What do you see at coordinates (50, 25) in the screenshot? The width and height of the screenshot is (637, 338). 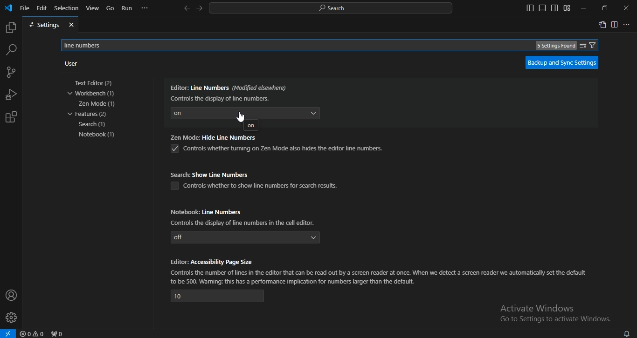 I see `settings` at bounding box center [50, 25].